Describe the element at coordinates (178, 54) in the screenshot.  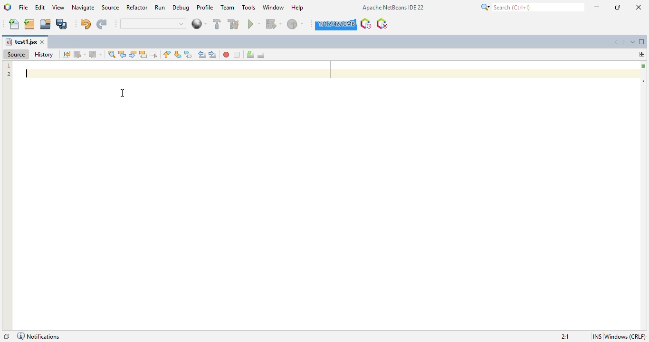
I see `next bookmark` at that location.